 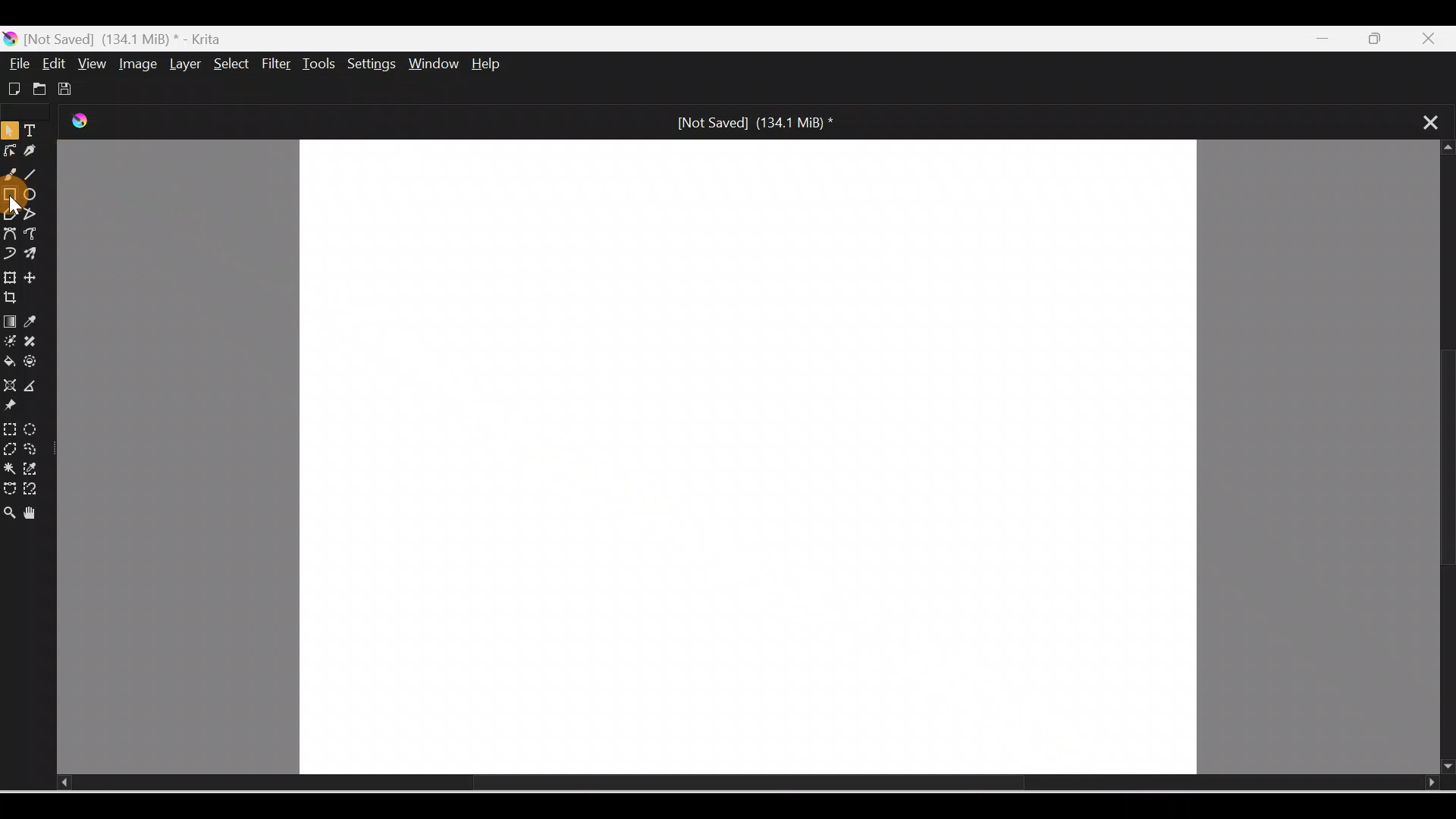 I want to click on Crop an image, so click(x=17, y=298).